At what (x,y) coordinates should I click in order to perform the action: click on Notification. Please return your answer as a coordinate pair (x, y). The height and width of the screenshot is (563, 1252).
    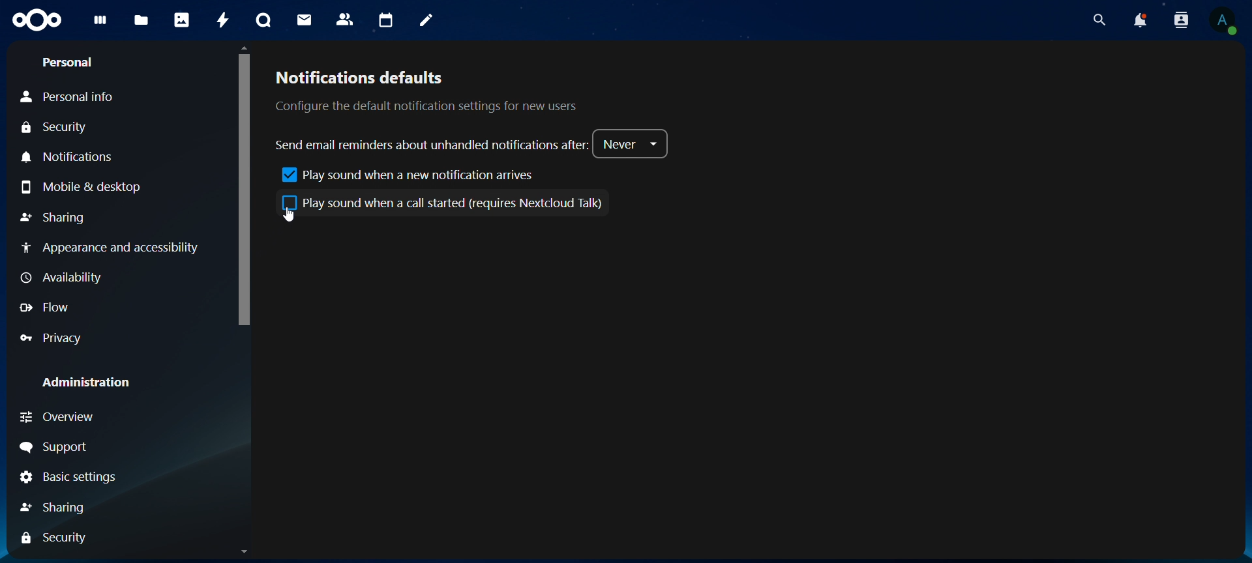
    Looking at the image, I should click on (74, 157).